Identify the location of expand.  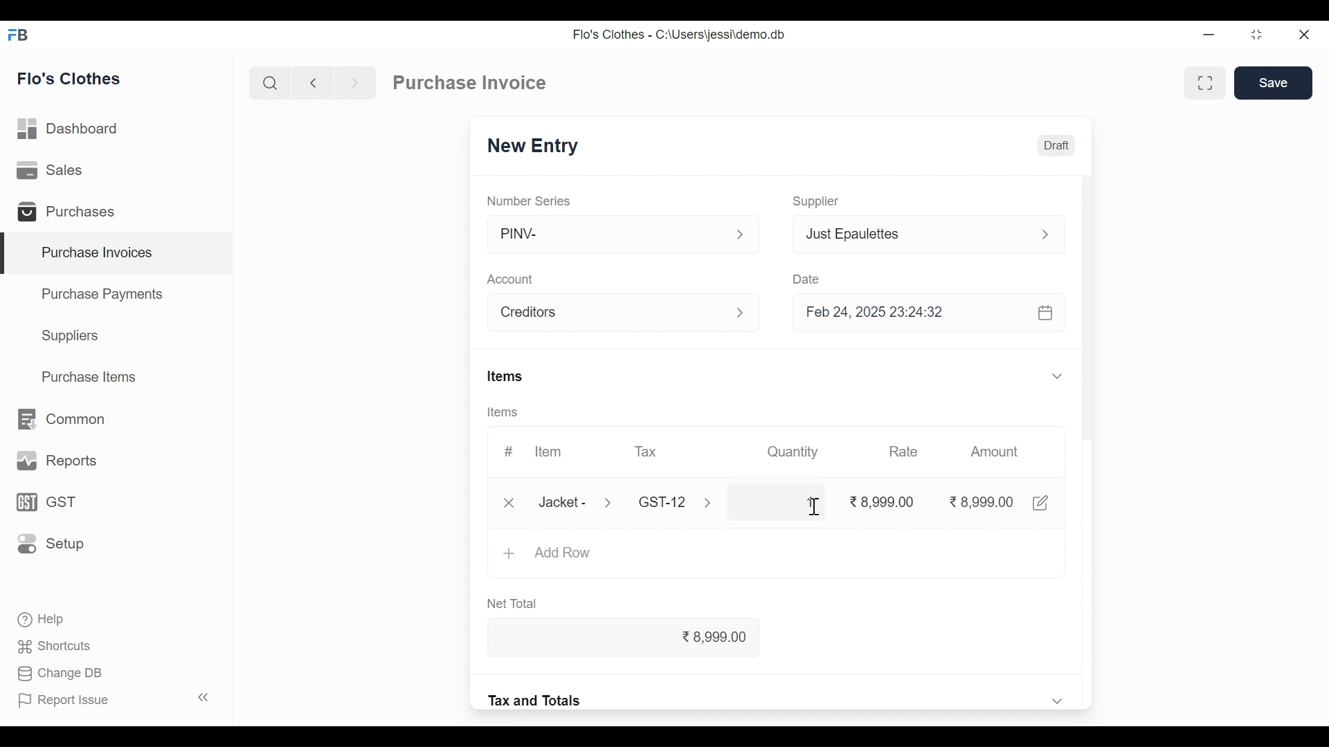
(740, 234).